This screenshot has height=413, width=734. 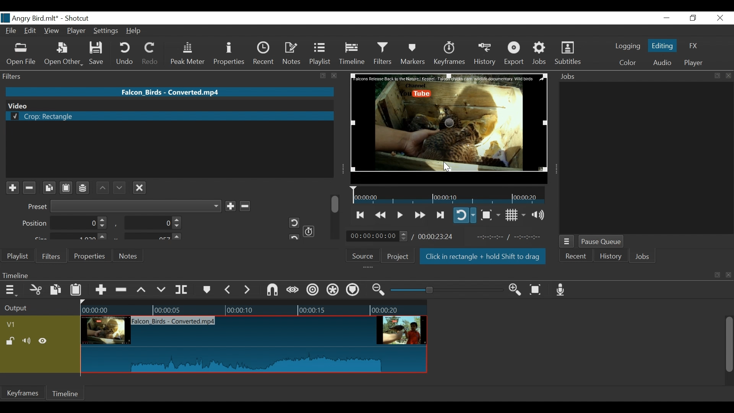 What do you see at coordinates (729, 275) in the screenshot?
I see `close` at bounding box center [729, 275].